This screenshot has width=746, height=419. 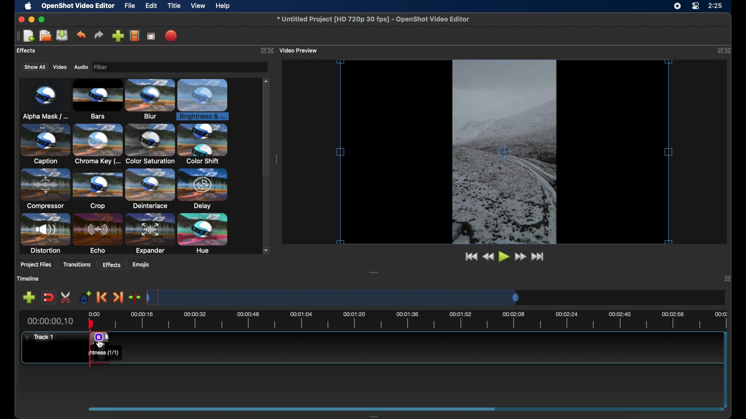 I want to click on delay, so click(x=203, y=189).